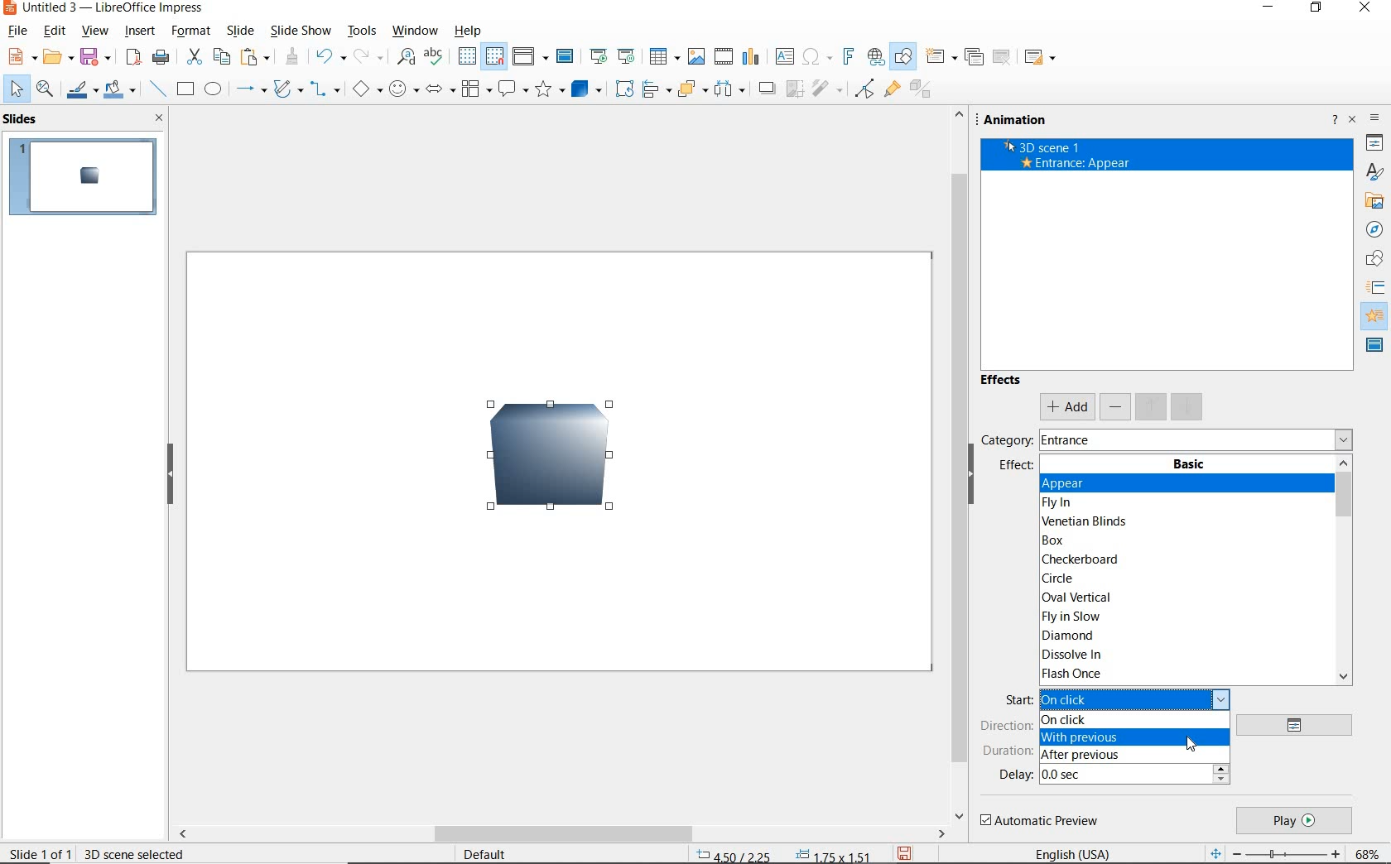 This screenshot has height=864, width=1391. I want to click on delay, so click(1015, 775).